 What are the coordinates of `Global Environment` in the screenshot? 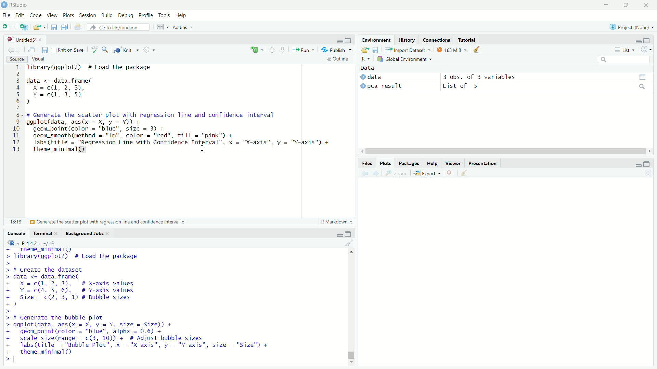 It's located at (405, 59).